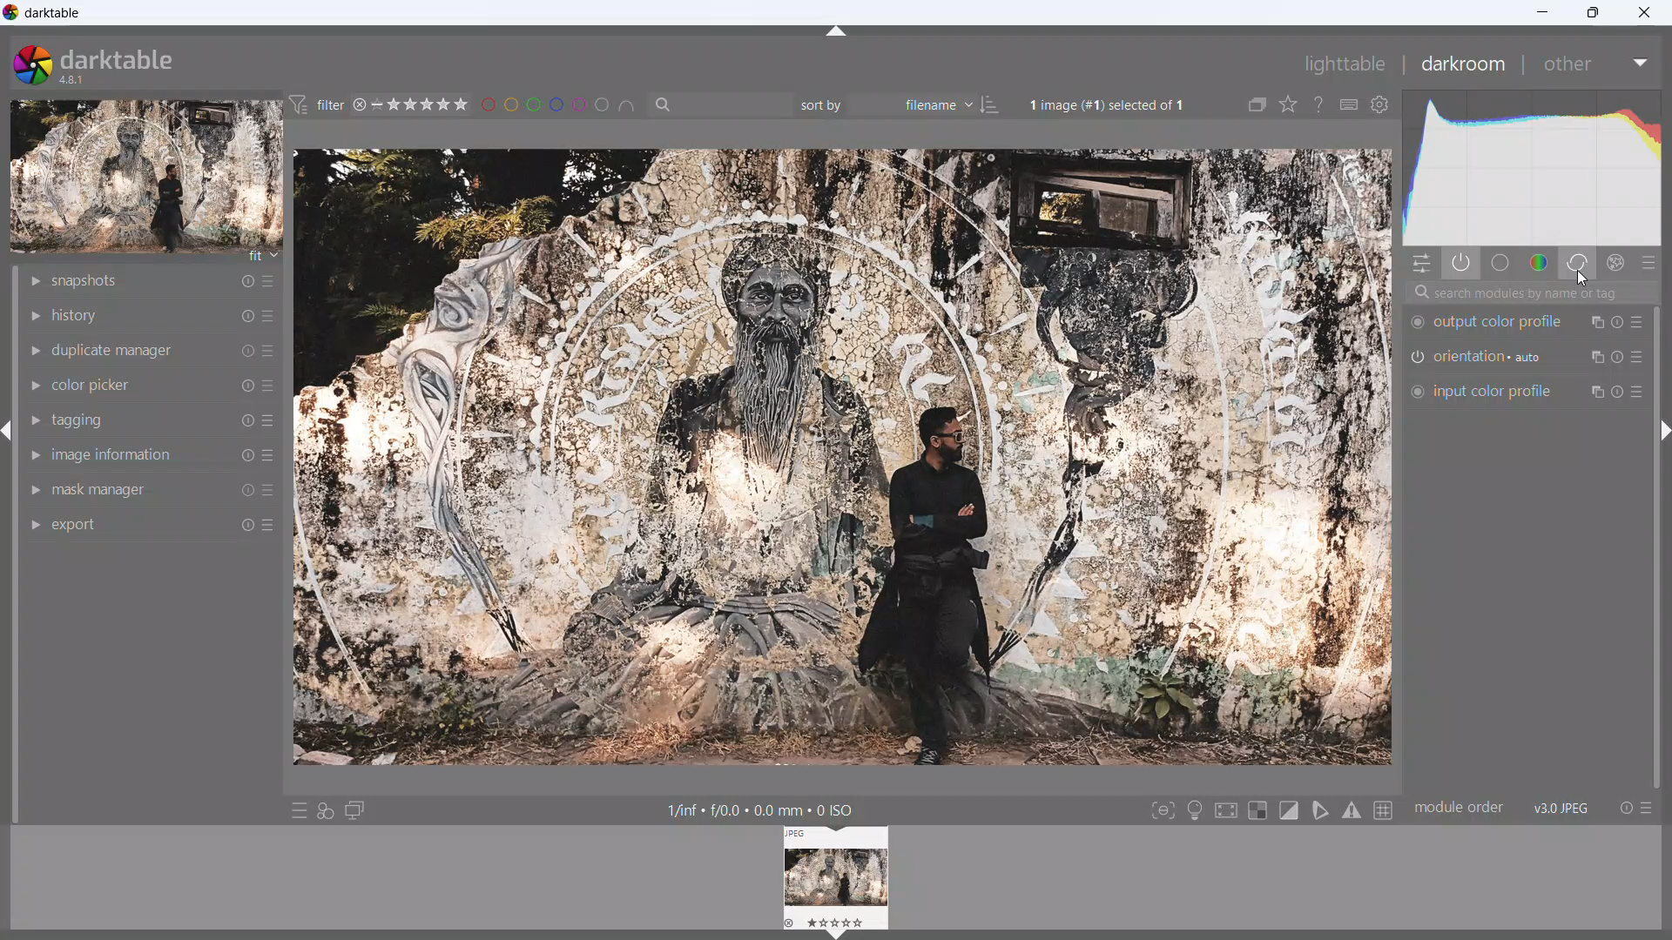 The image size is (1672, 940). I want to click on reset, so click(1618, 322).